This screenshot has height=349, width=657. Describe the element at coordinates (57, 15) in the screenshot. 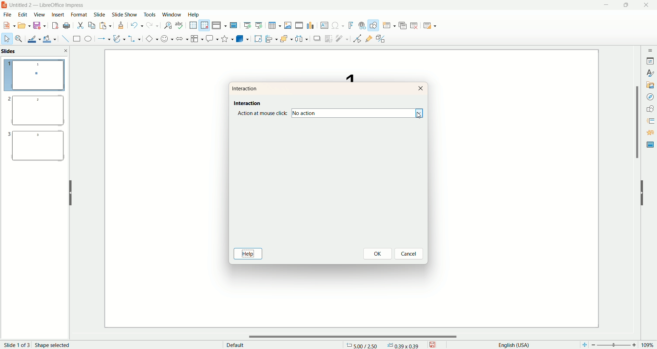

I see `insert` at that location.